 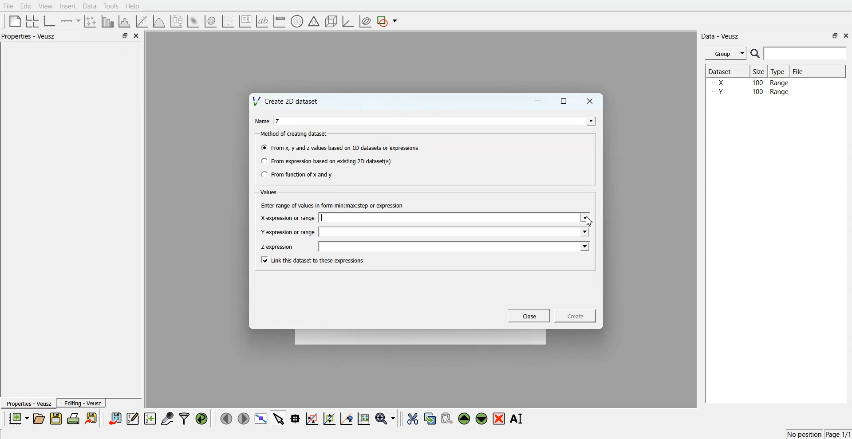 I want to click on Drop down, so click(x=584, y=218).